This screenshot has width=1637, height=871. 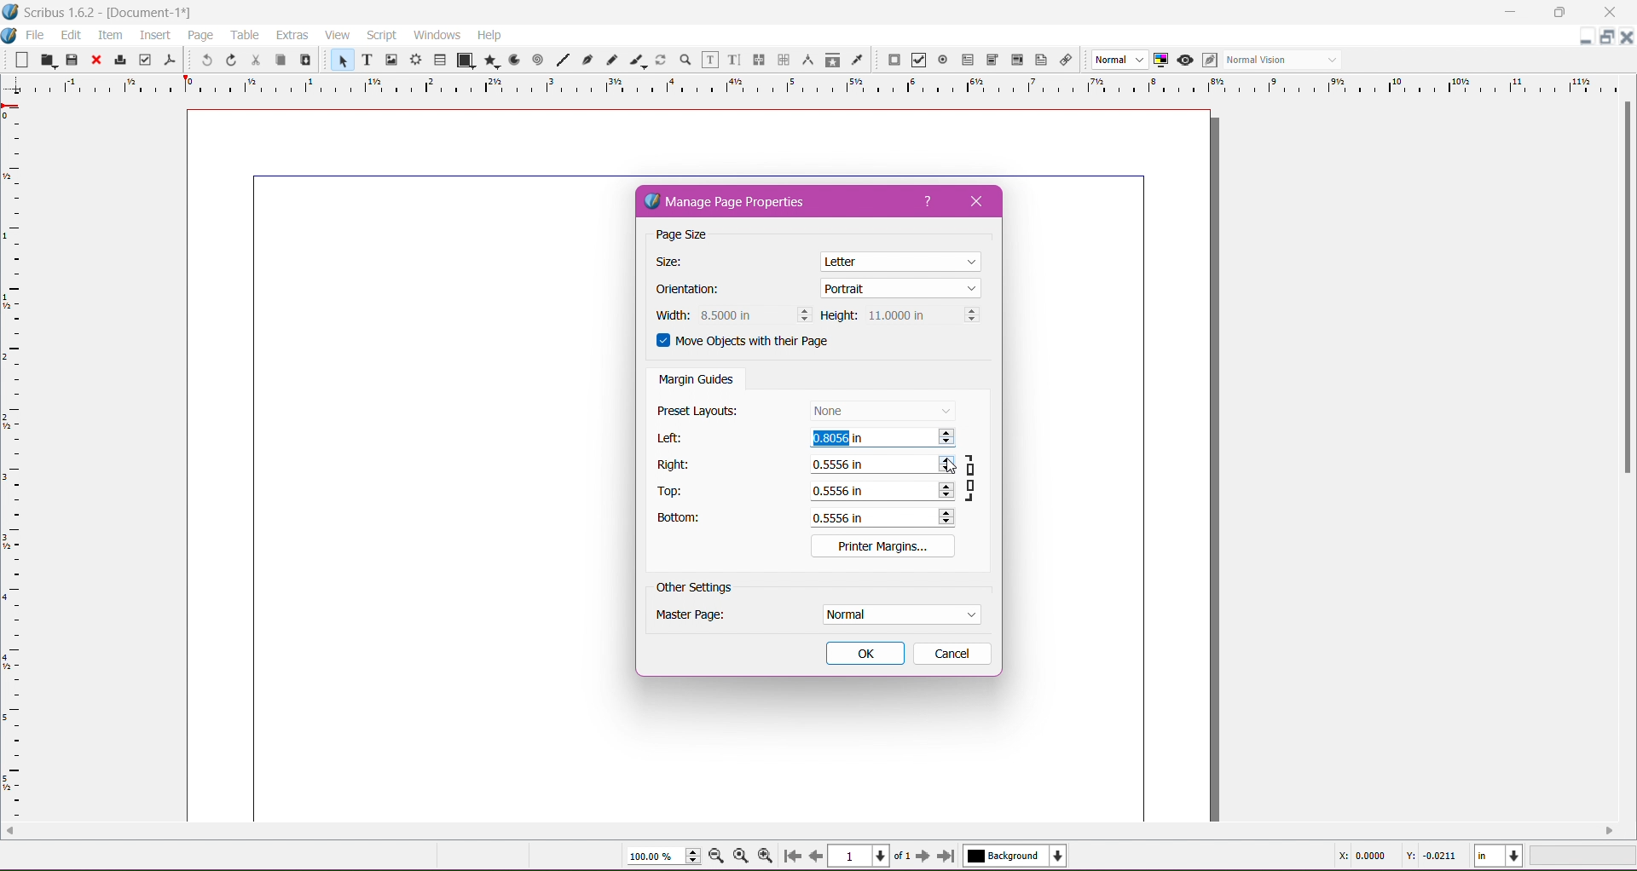 I want to click on Right, so click(x=676, y=464).